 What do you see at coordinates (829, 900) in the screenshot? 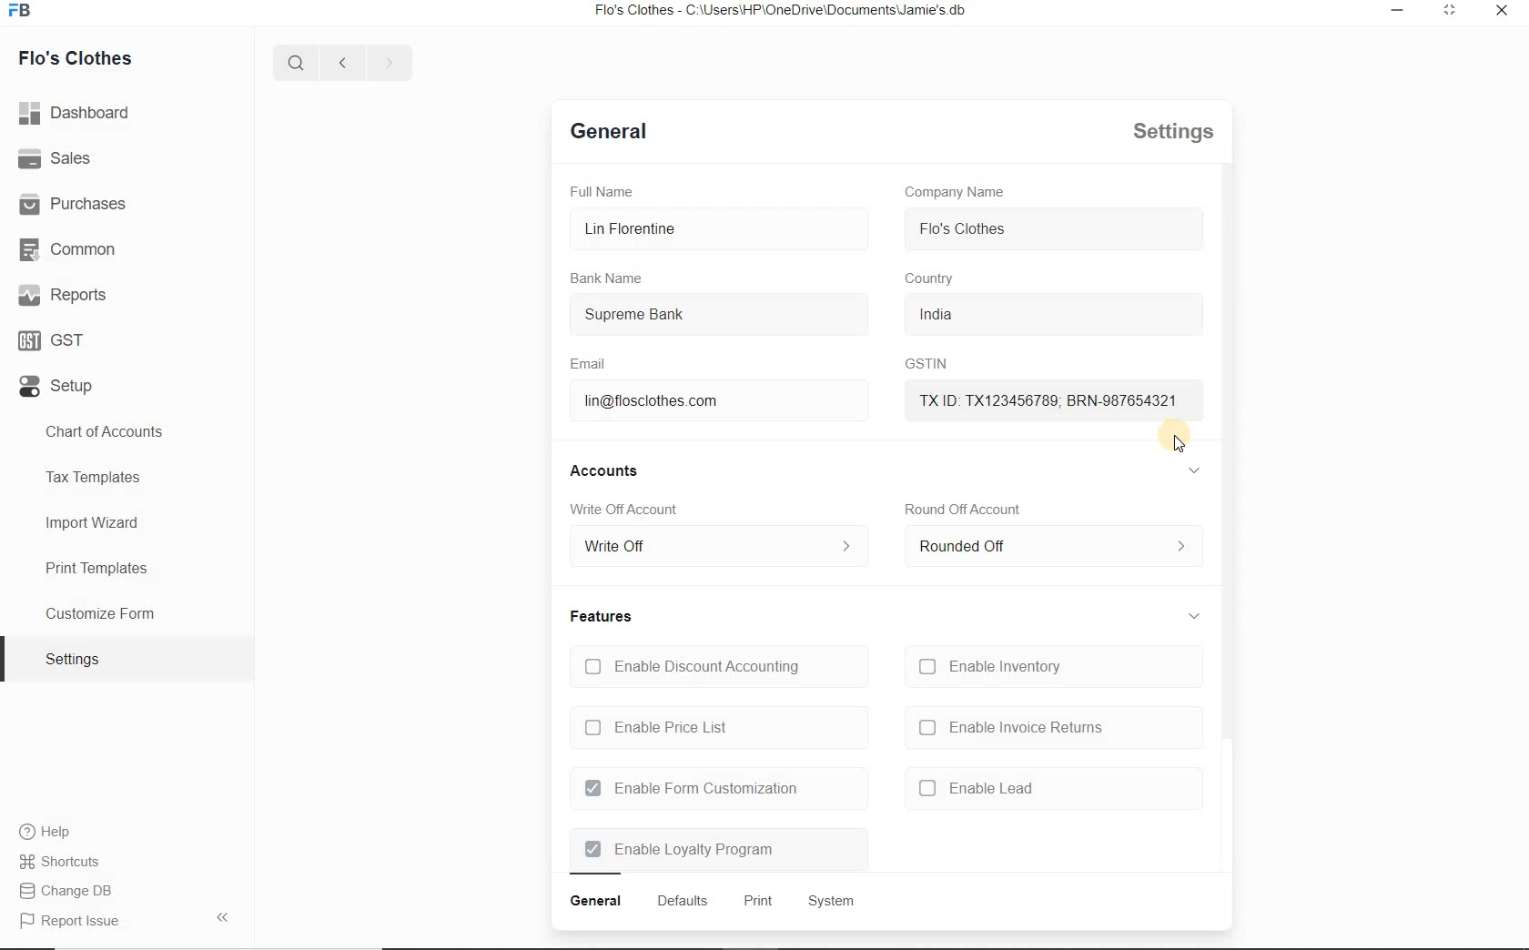
I see `system` at bounding box center [829, 900].